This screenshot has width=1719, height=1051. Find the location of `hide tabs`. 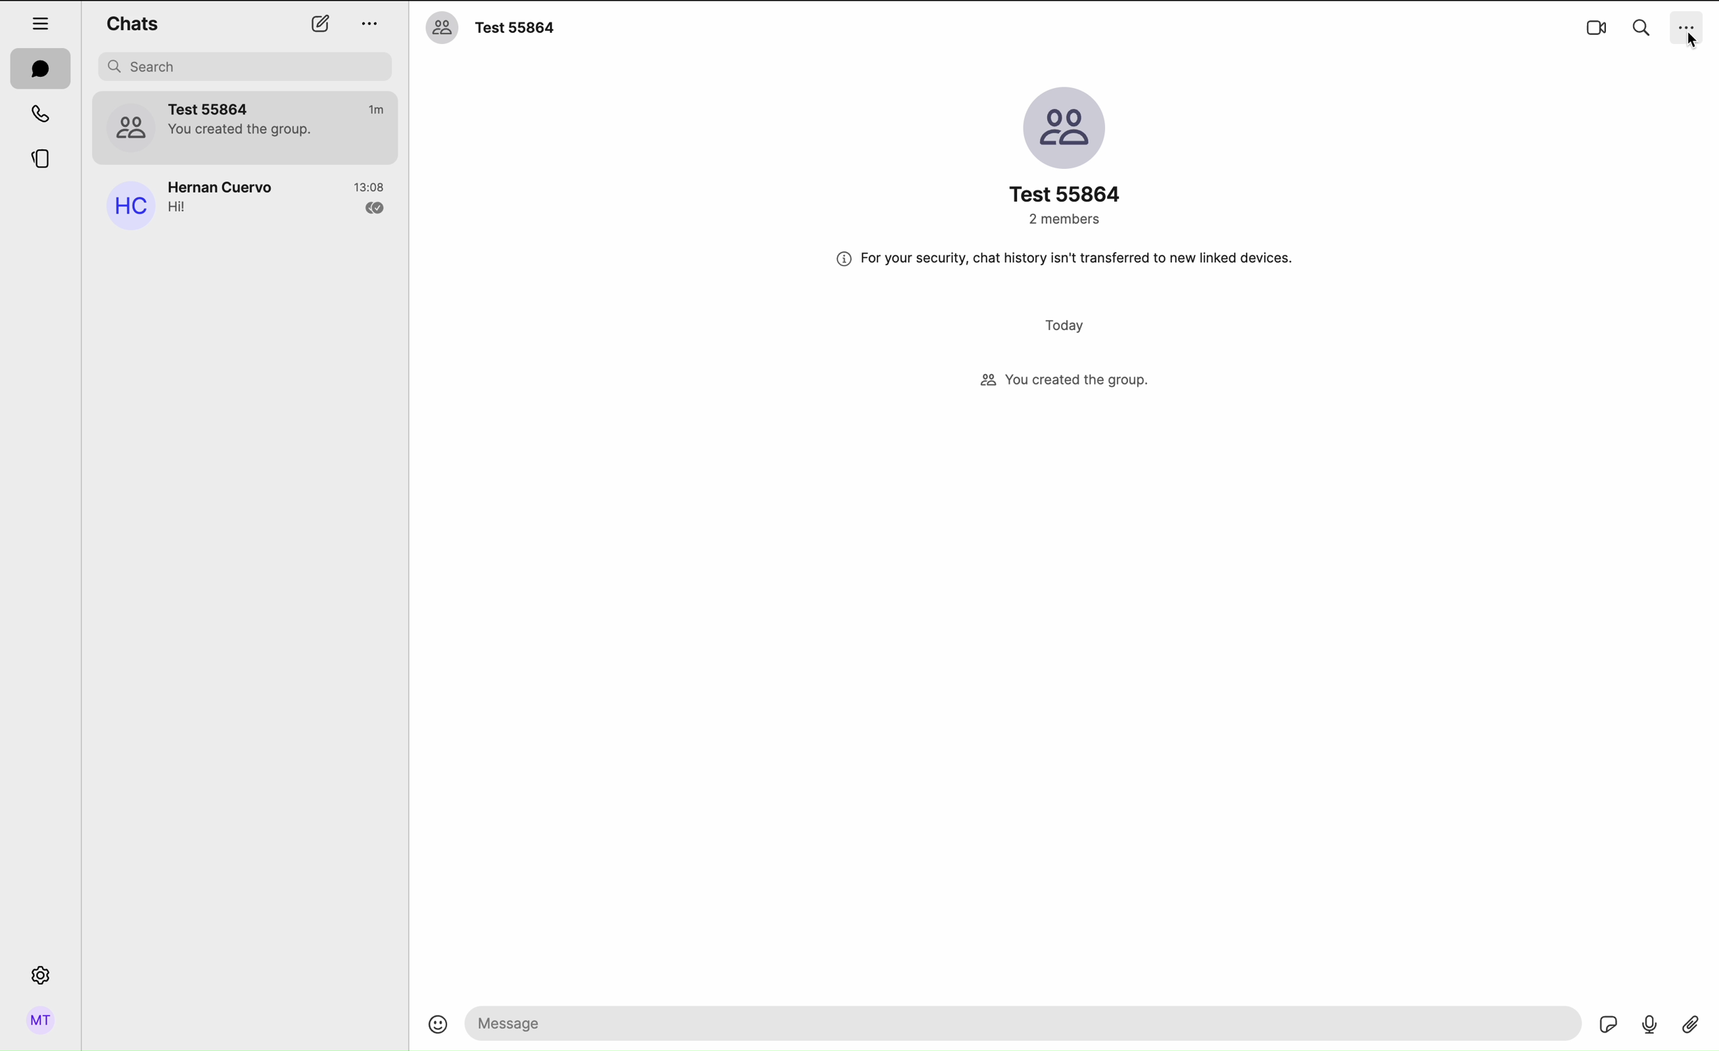

hide tabs is located at coordinates (41, 20).